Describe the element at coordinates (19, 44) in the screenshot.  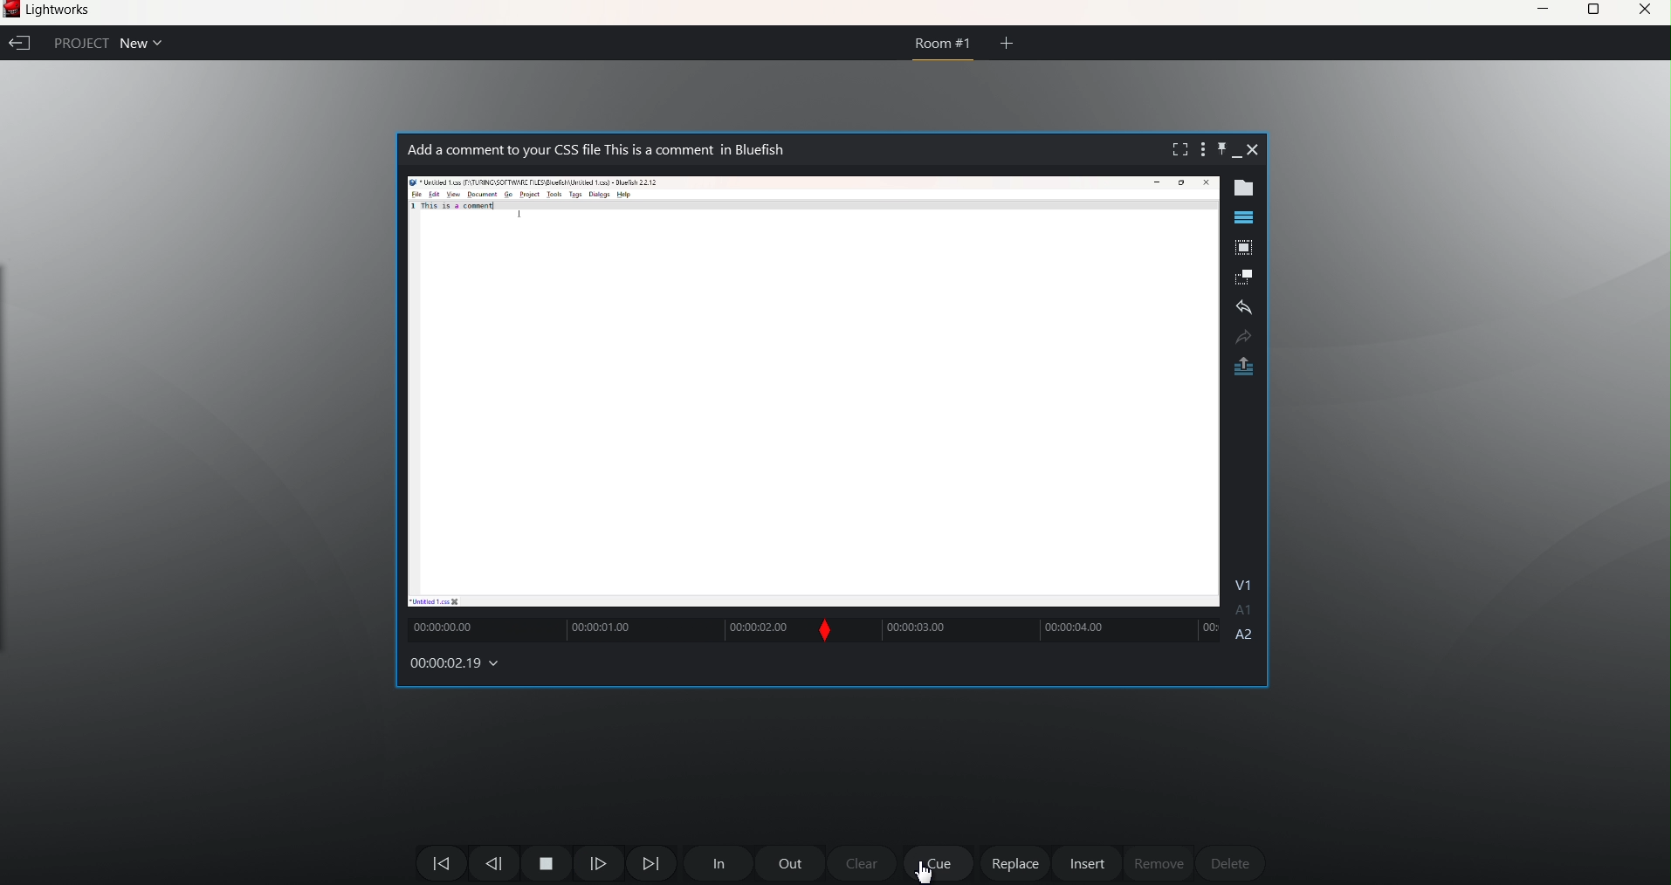
I see `exit` at that location.